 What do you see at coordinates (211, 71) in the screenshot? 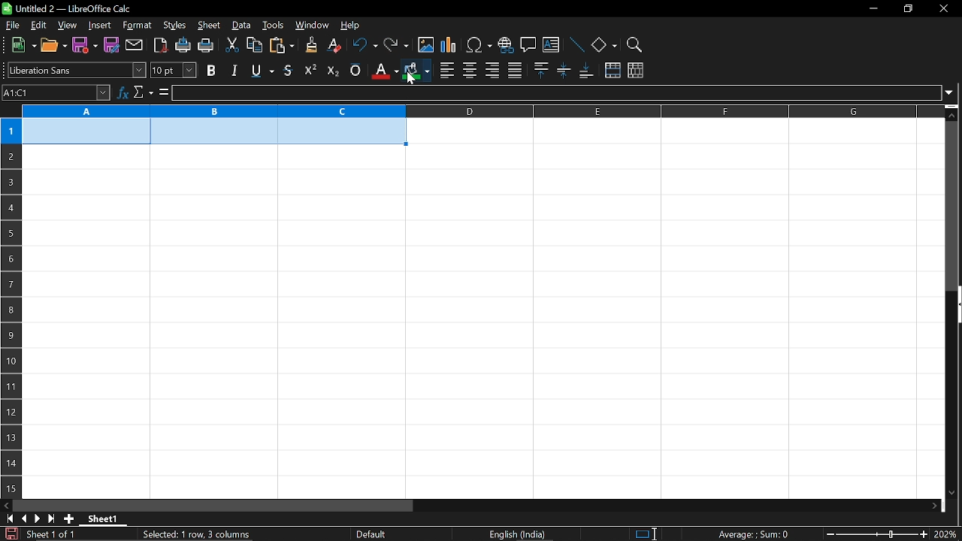
I see `bold` at bounding box center [211, 71].